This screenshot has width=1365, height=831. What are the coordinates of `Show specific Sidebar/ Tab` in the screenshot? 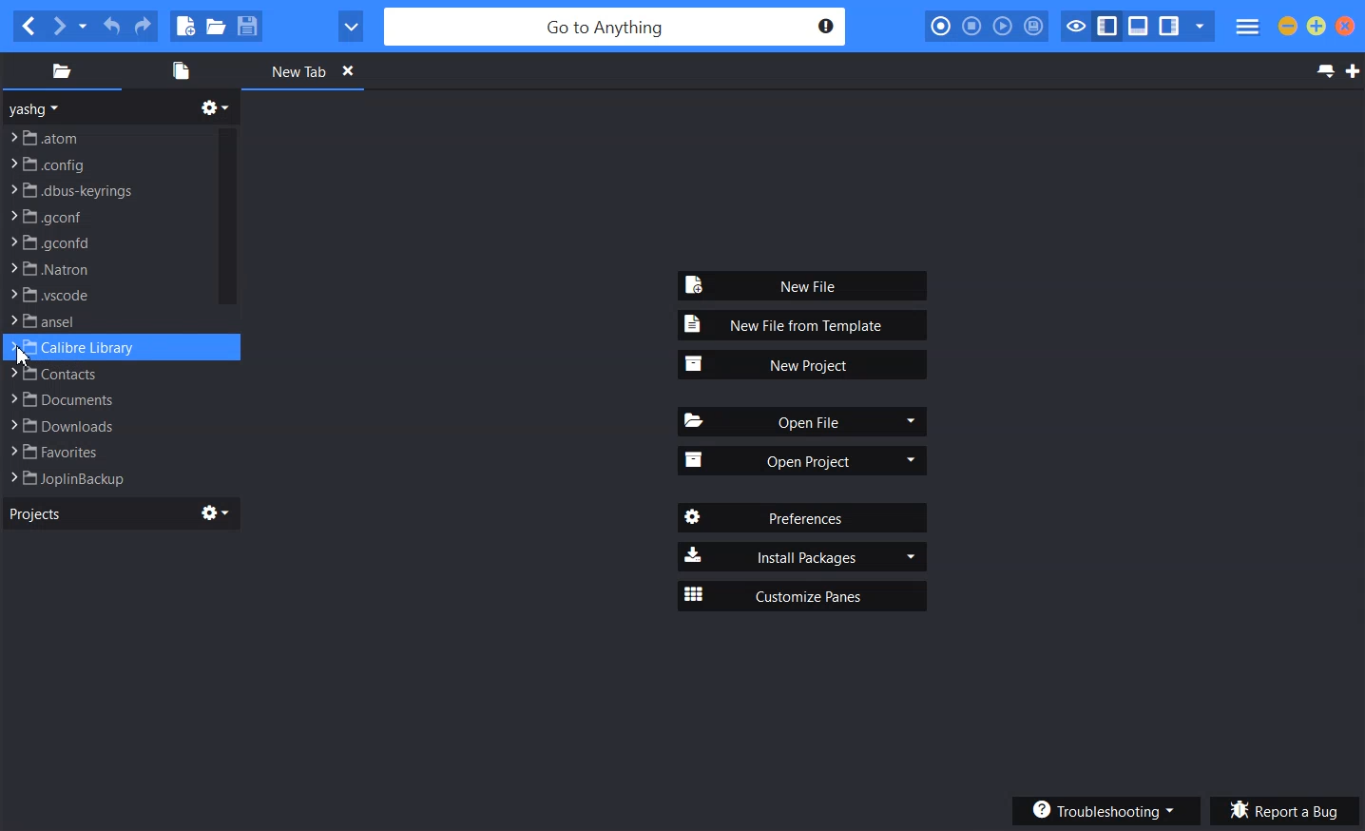 It's located at (1200, 27).